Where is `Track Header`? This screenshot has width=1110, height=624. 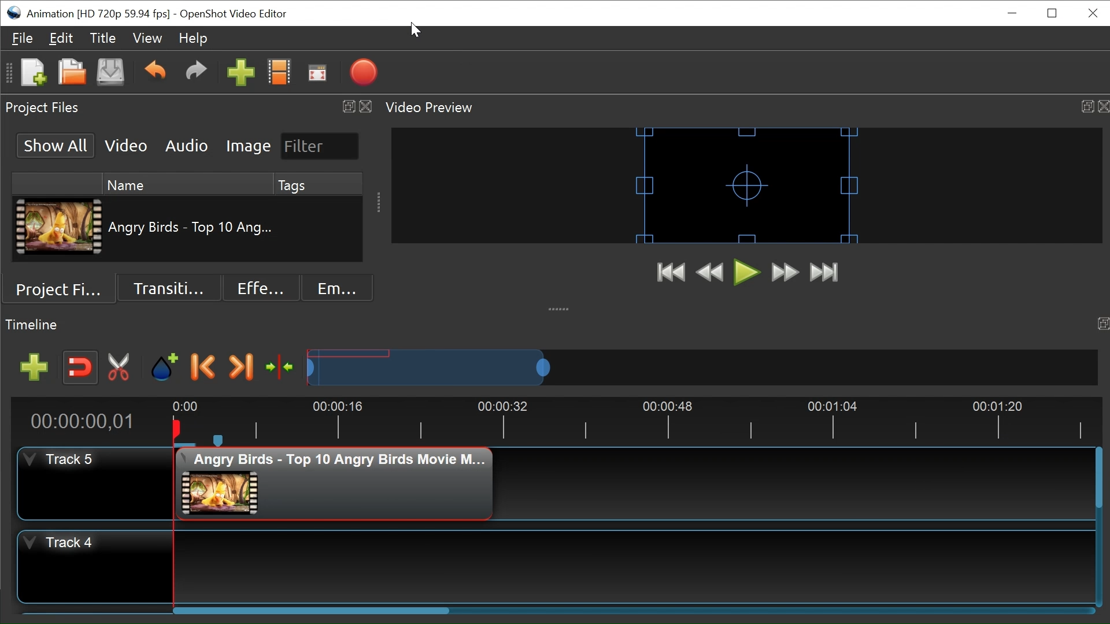
Track Header is located at coordinates (95, 569).